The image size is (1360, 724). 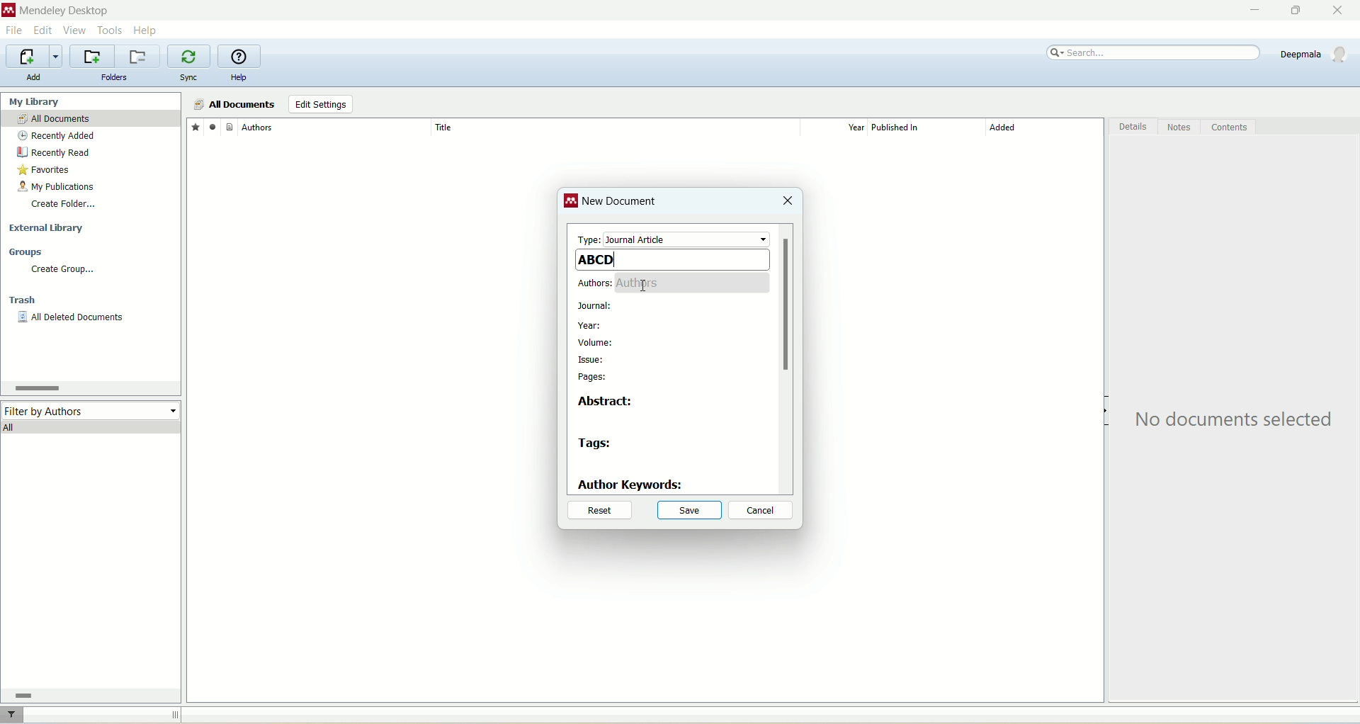 I want to click on volume, so click(x=600, y=342).